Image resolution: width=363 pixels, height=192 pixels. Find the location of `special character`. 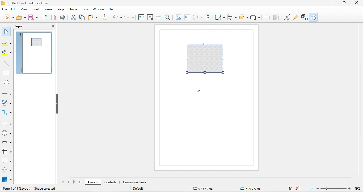

special character is located at coordinates (198, 18).